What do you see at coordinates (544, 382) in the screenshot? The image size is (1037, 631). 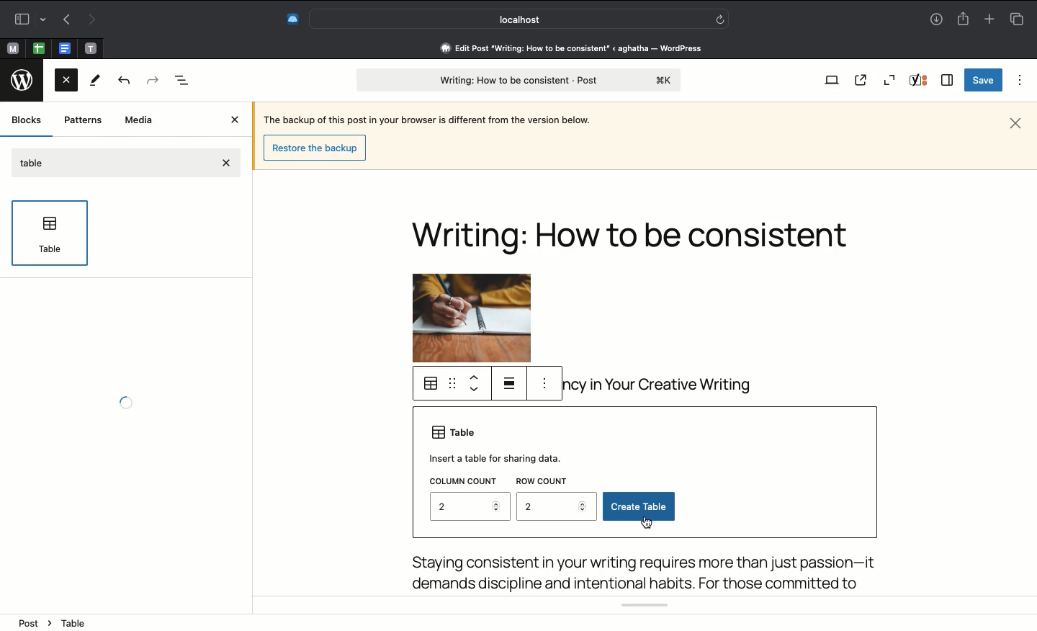 I see `options` at bounding box center [544, 382].